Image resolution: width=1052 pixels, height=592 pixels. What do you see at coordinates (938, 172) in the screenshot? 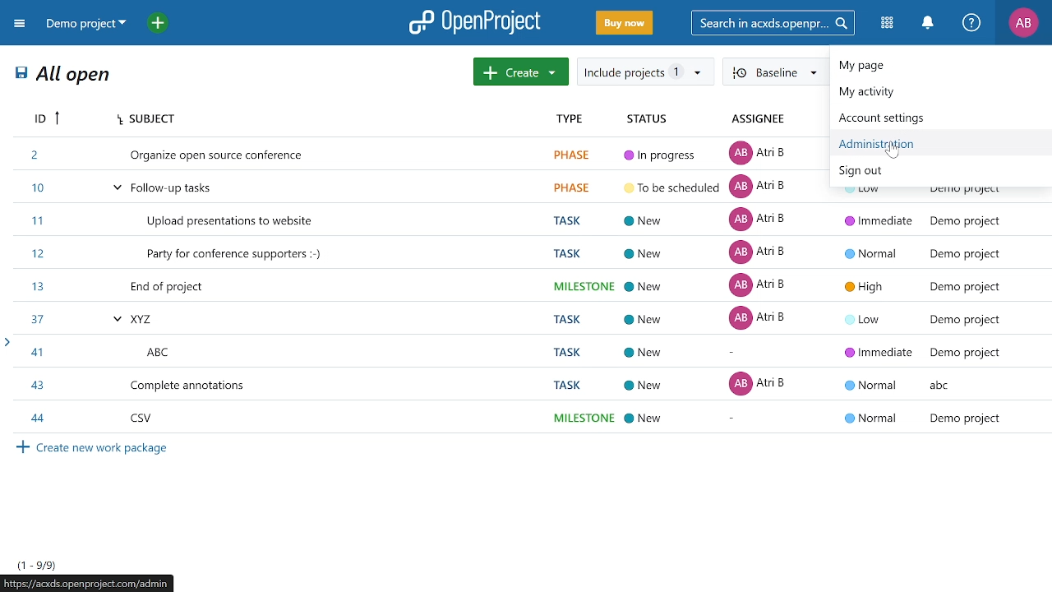
I see `sign out` at bounding box center [938, 172].